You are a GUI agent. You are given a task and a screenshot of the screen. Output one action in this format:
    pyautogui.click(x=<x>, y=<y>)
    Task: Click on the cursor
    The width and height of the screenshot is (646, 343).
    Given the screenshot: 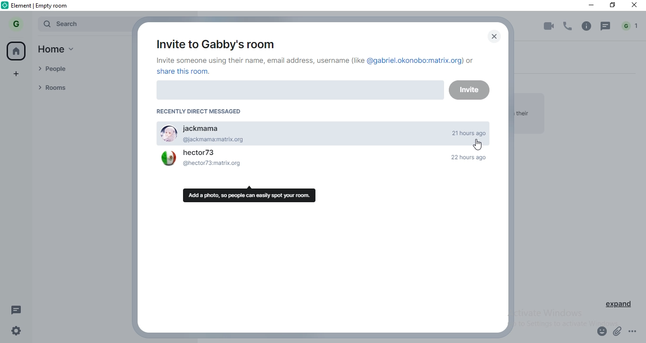 What is the action you would take?
    pyautogui.click(x=479, y=146)
    